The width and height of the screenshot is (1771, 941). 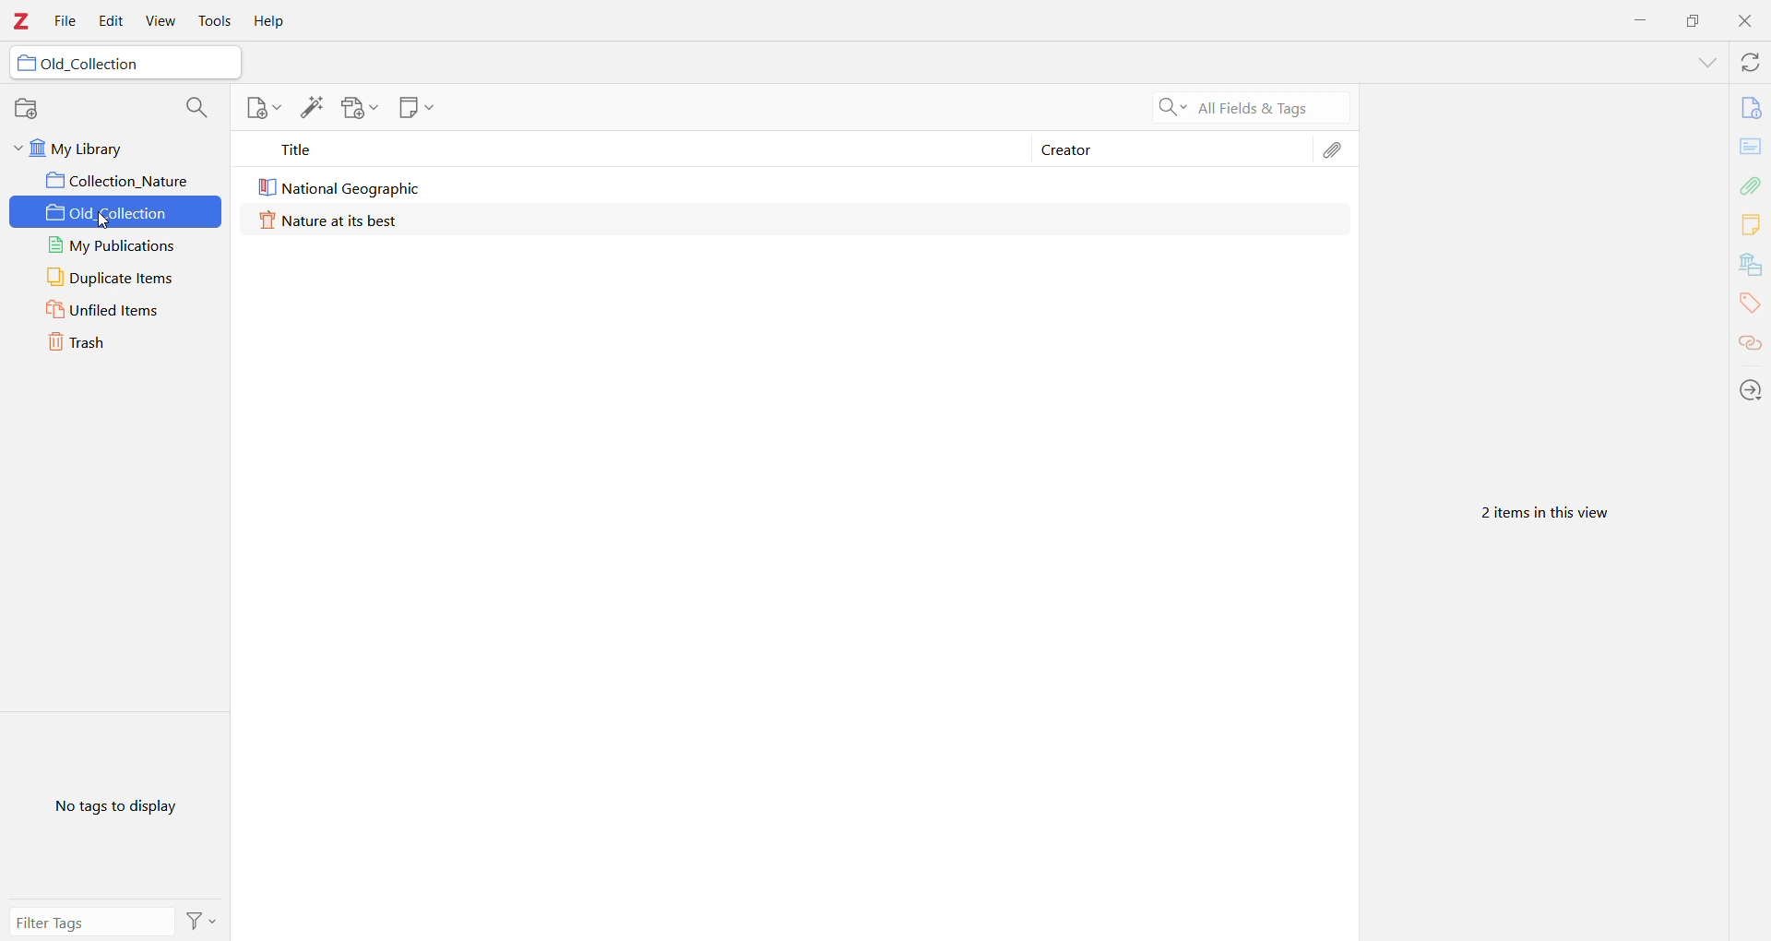 I want to click on Attachments, so click(x=1752, y=185).